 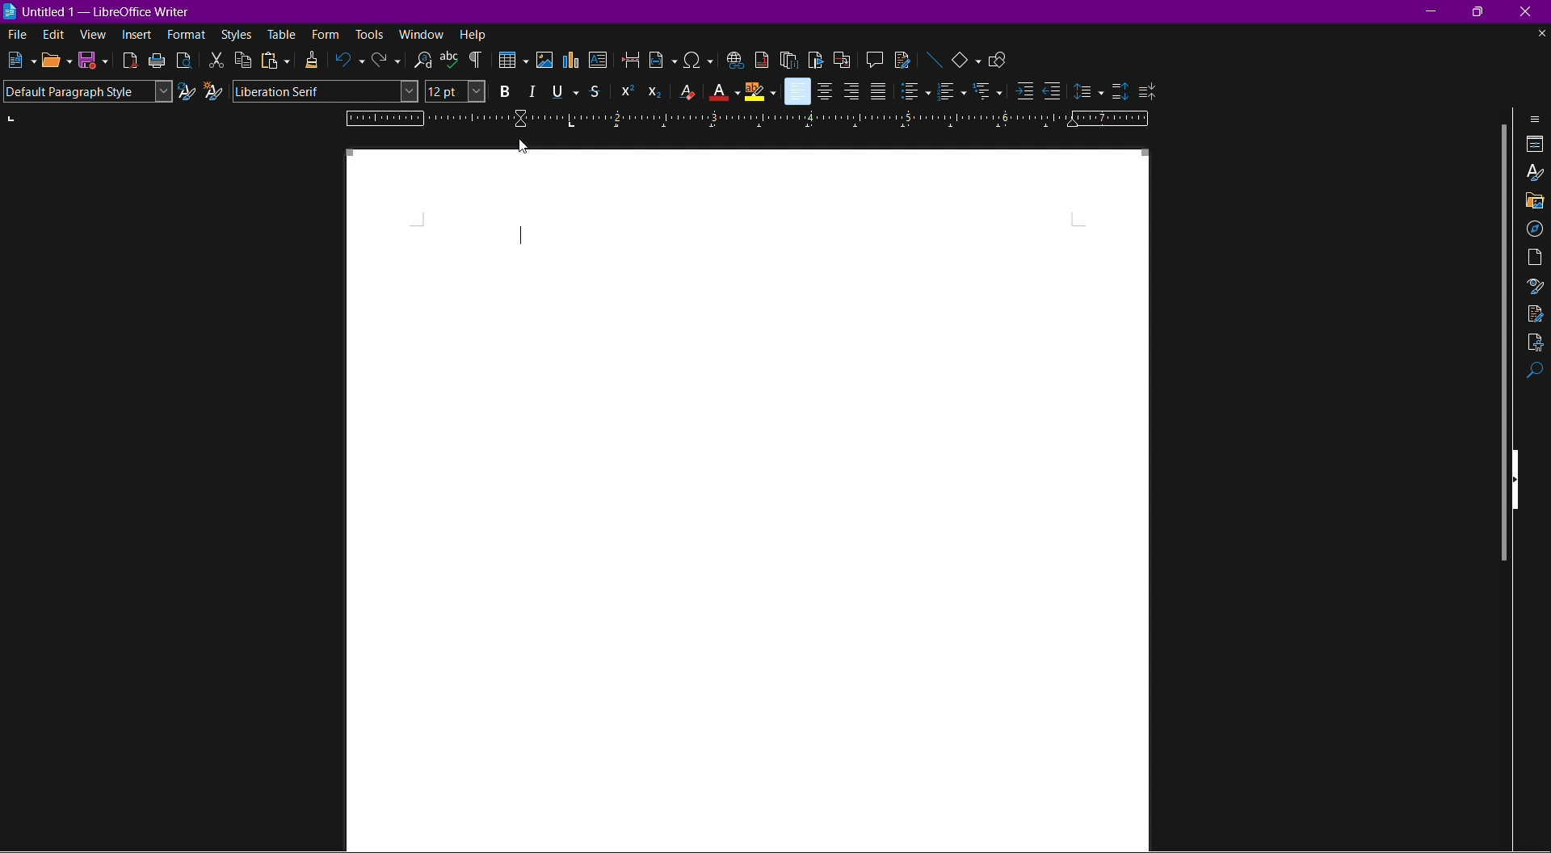 I want to click on Redo, so click(x=385, y=62).